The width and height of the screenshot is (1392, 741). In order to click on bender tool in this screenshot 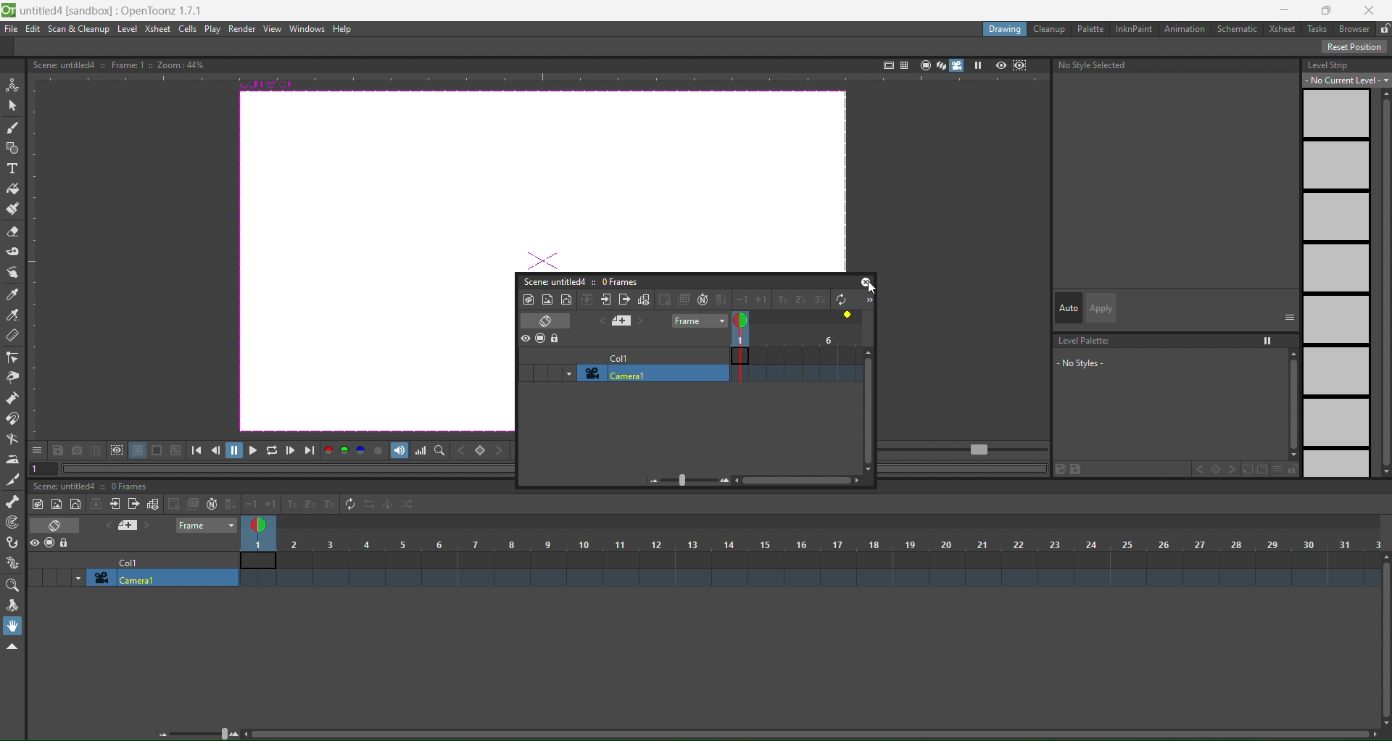, I will do `click(13, 439)`.